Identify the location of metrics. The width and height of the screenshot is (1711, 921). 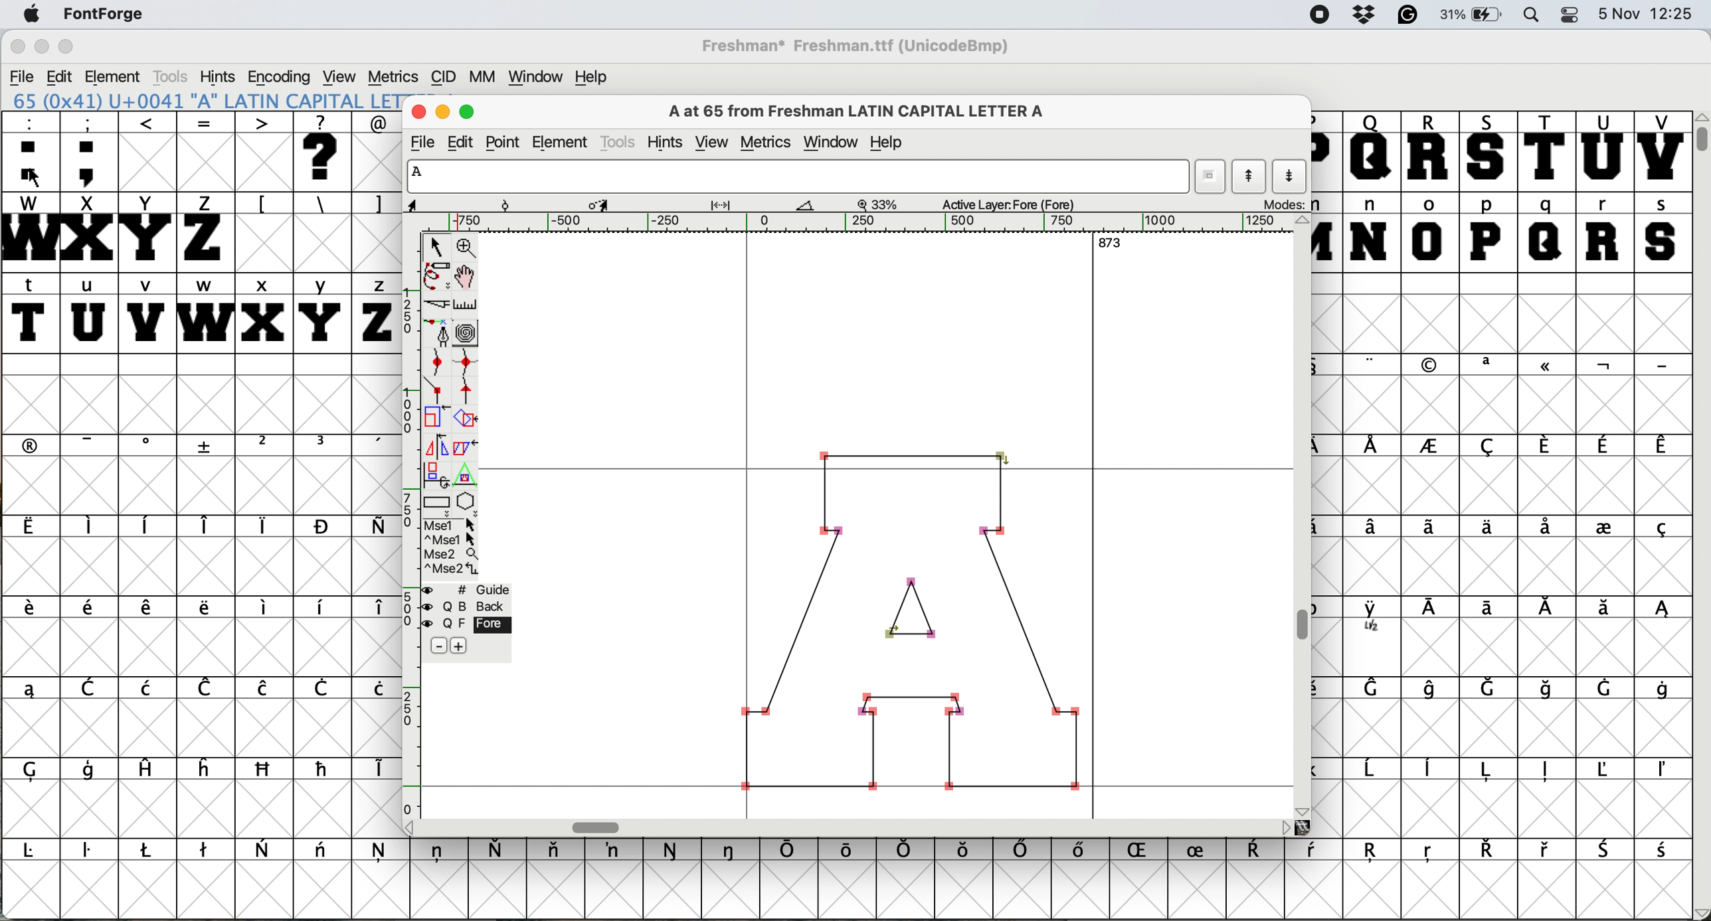
(392, 76).